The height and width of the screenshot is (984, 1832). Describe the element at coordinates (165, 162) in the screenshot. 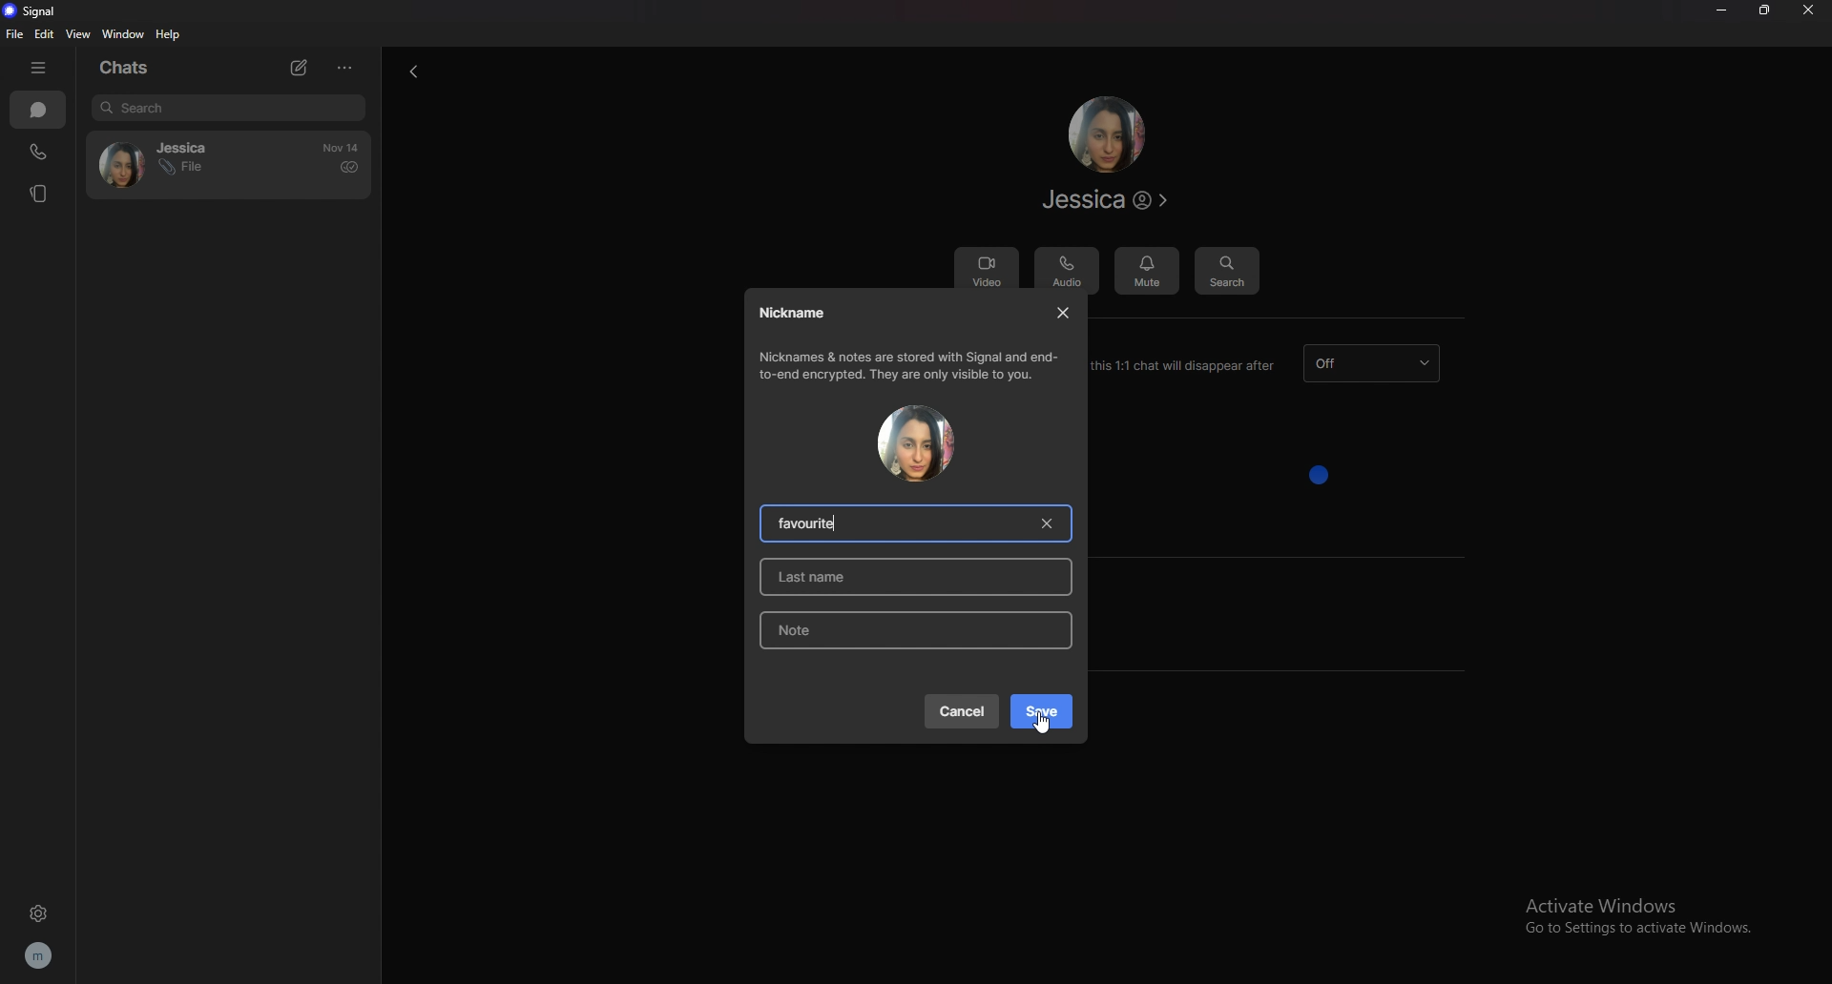

I see `contact` at that location.